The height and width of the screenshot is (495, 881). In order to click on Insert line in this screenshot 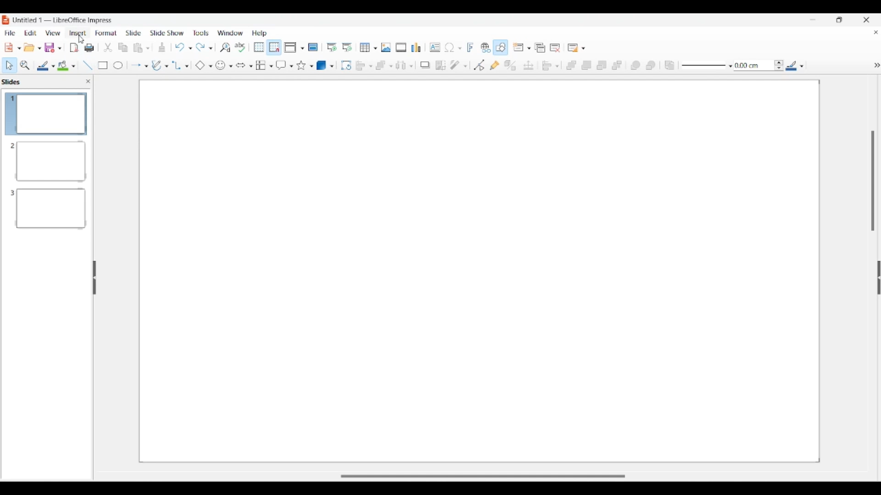, I will do `click(88, 65)`.